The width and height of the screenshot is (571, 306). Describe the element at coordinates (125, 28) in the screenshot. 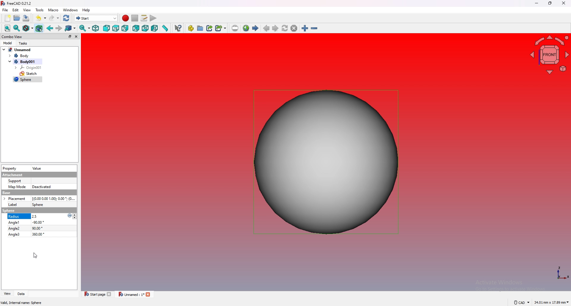

I see `right` at that location.